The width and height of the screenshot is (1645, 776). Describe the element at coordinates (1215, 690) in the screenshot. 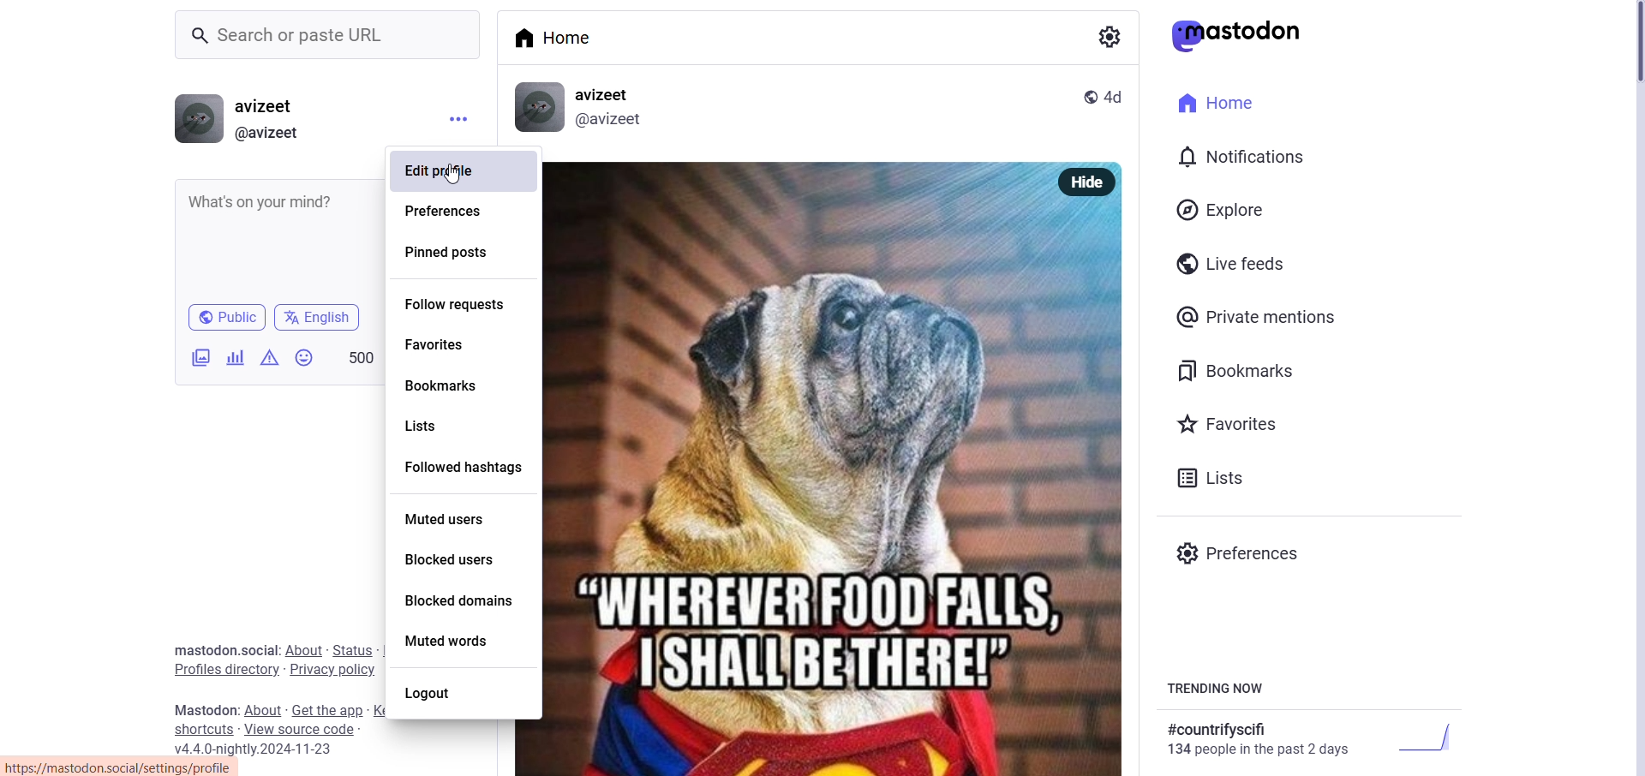

I see `trending now` at that location.